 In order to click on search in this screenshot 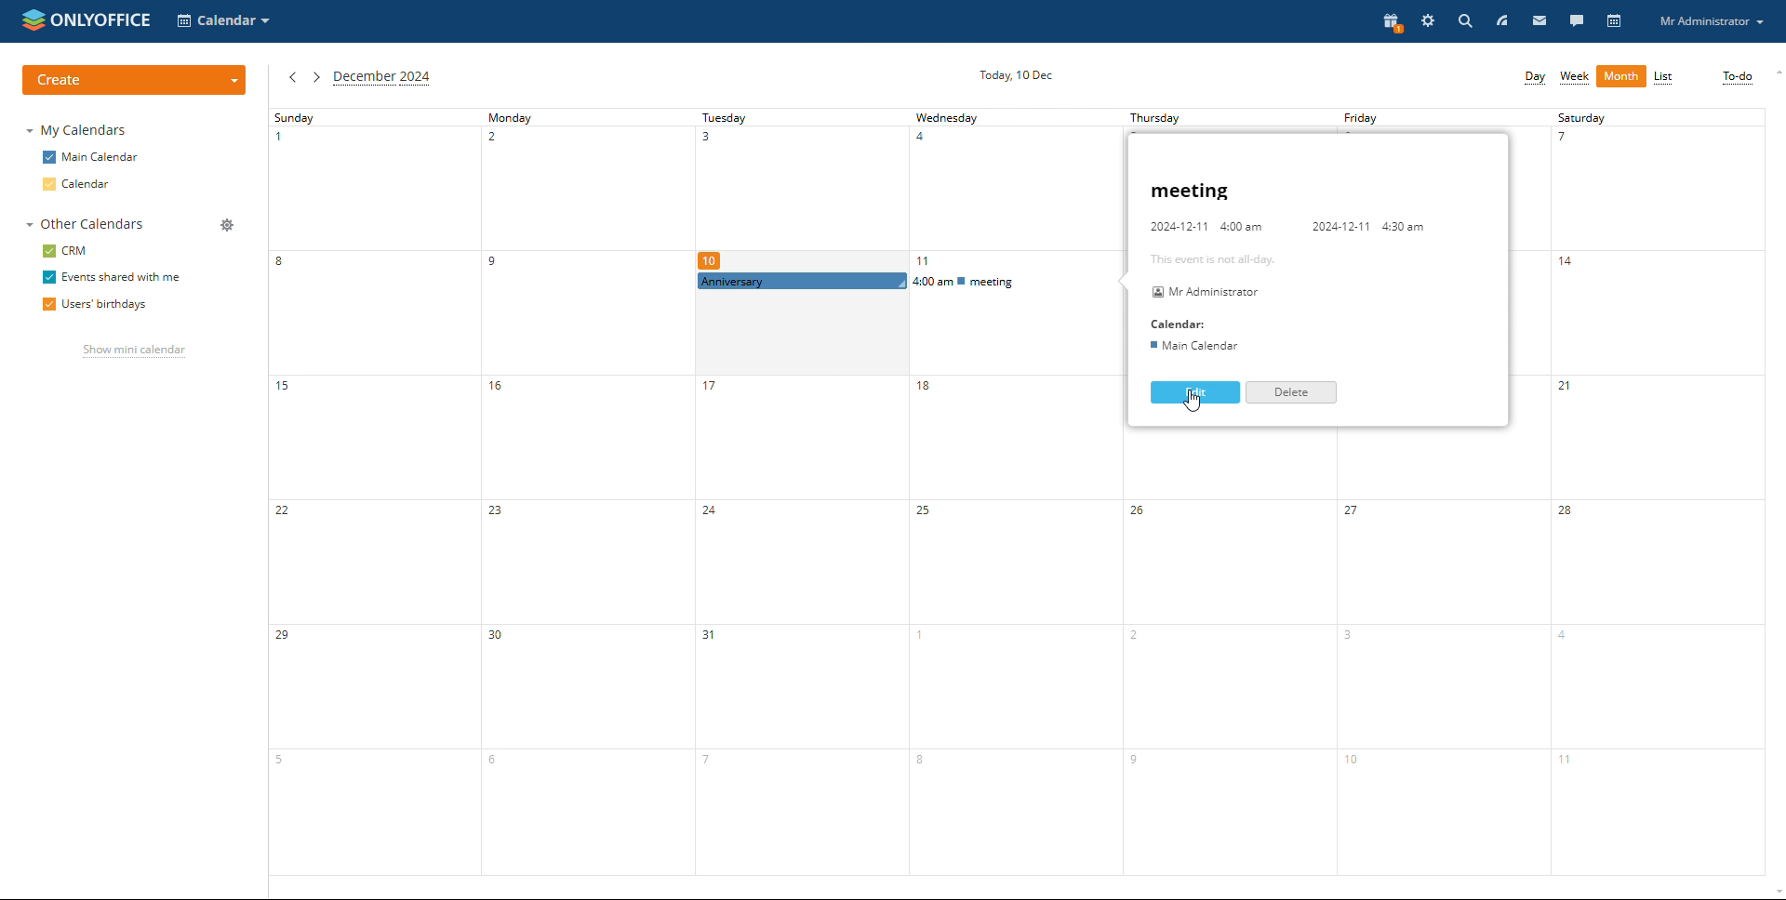, I will do `click(1464, 21)`.